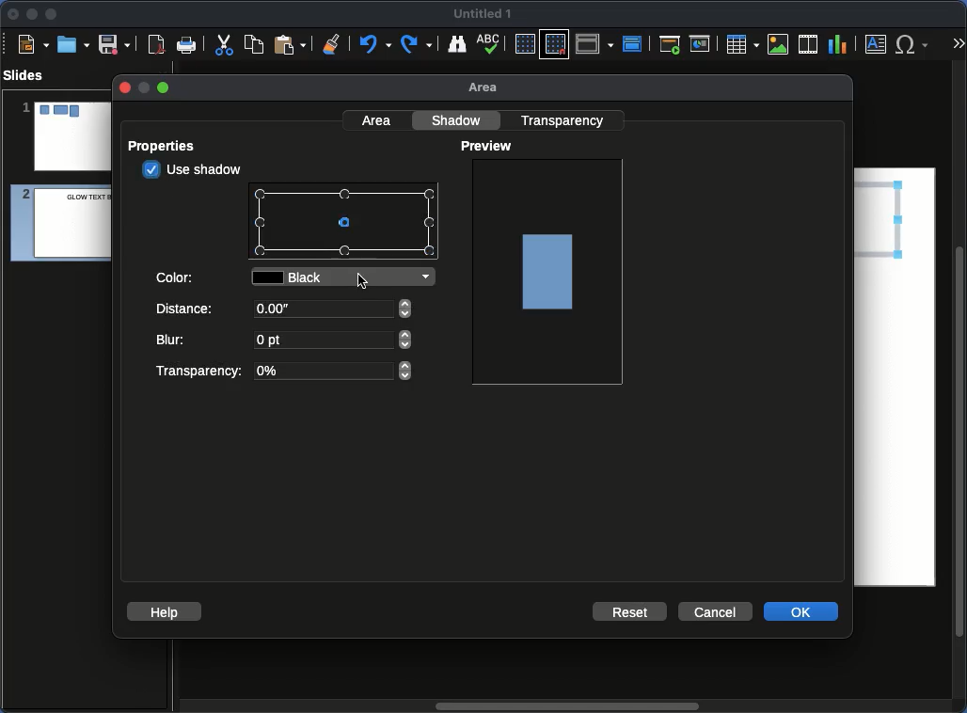 This screenshot has height=713, width=967. I want to click on Selected, so click(348, 224).